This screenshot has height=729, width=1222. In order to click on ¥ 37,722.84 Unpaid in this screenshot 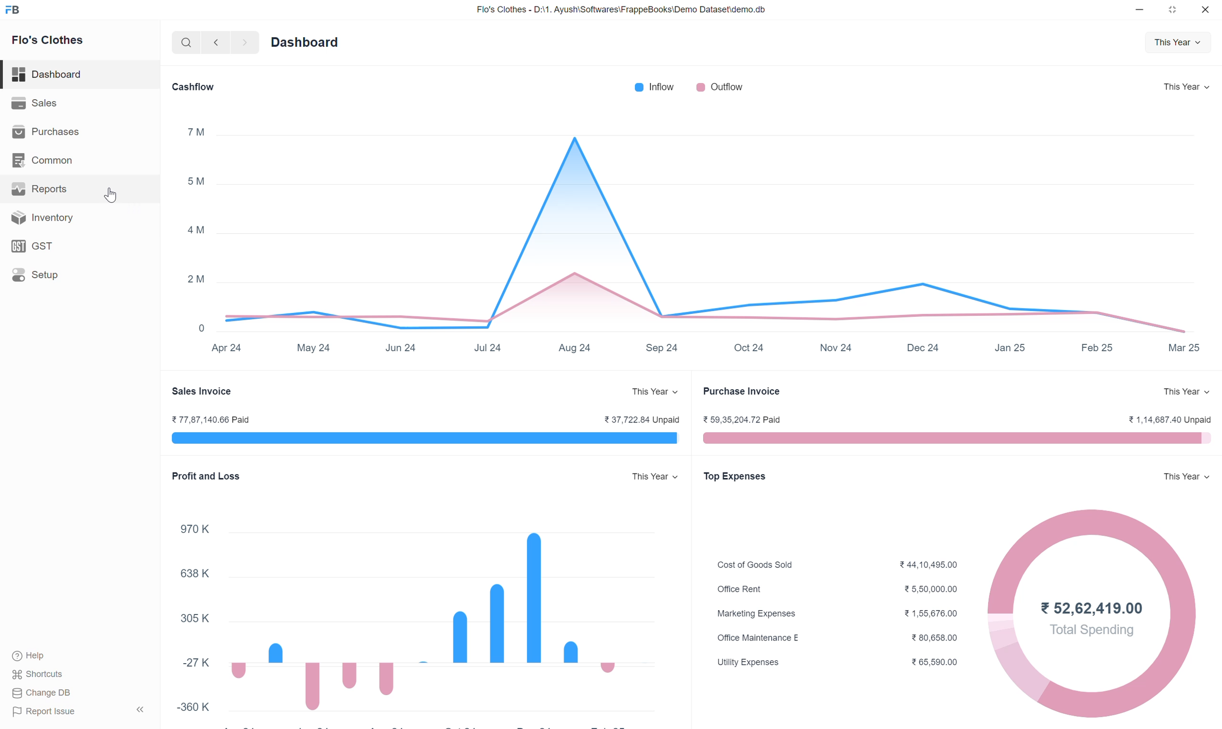, I will do `click(640, 420)`.